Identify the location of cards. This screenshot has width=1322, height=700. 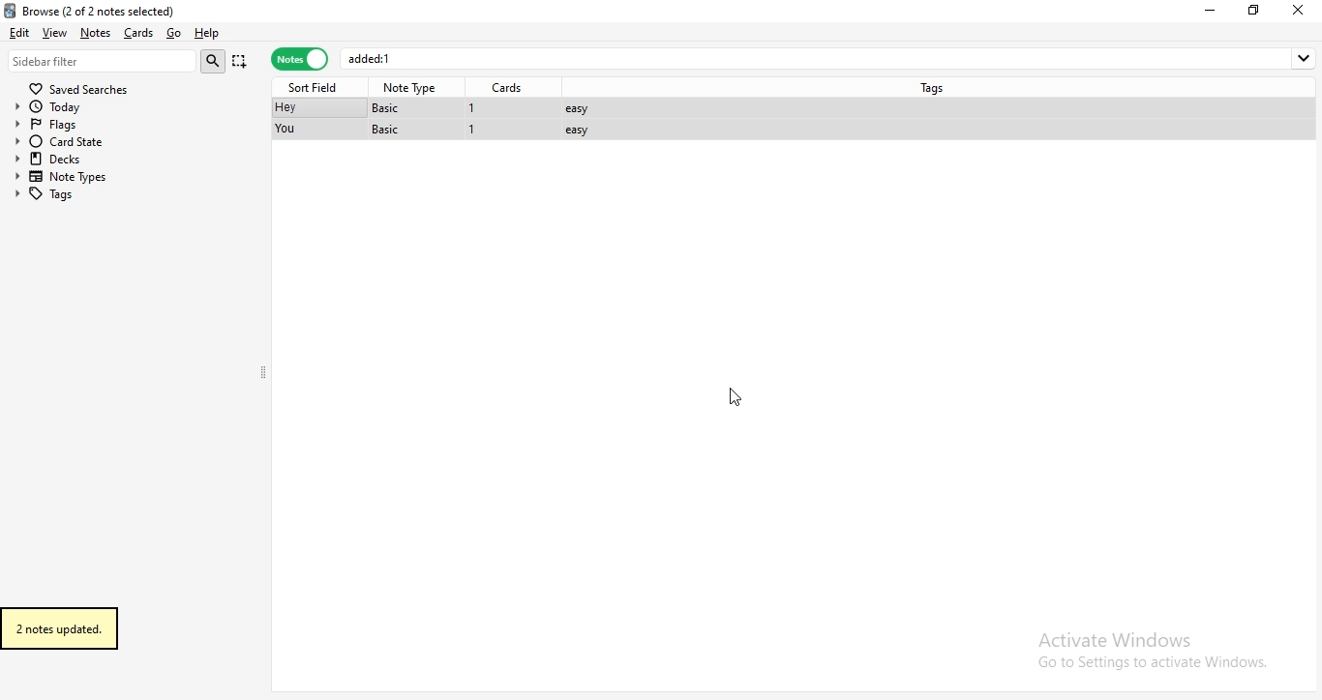
(511, 88).